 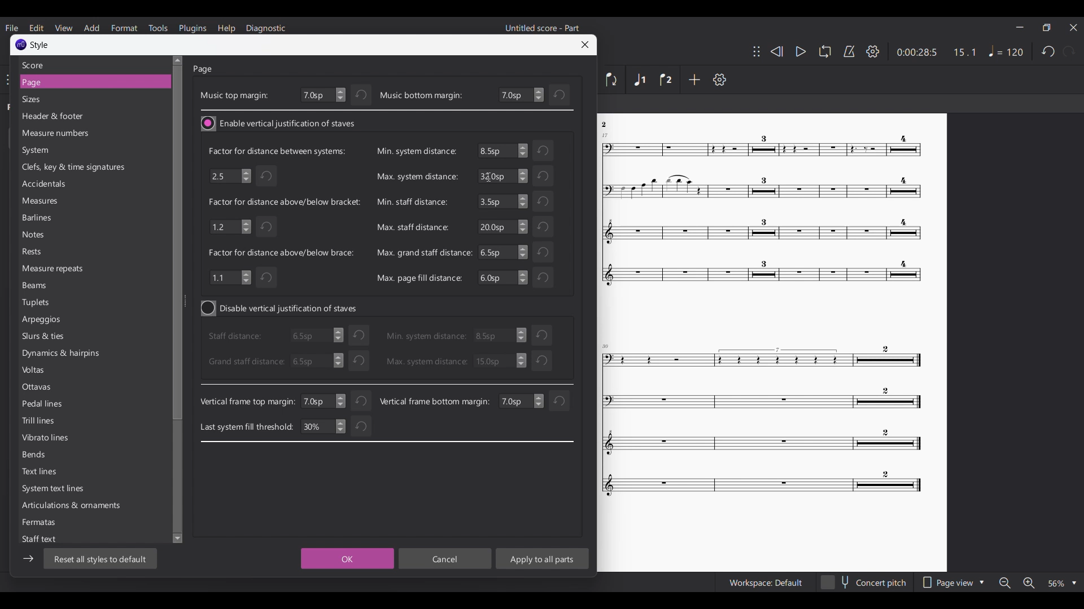 I want to click on Undo, so click(x=543, y=361).